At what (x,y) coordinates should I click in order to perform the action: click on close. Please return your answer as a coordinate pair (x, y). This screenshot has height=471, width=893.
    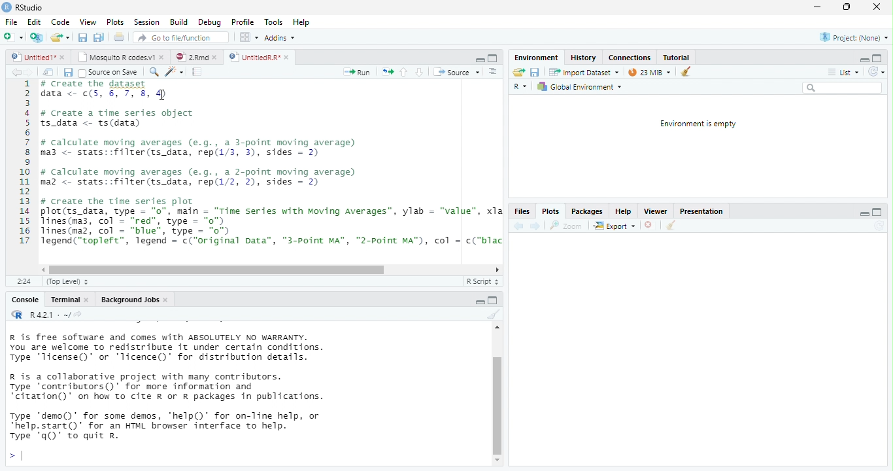
    Looking at the image, I should click on (167, 300).